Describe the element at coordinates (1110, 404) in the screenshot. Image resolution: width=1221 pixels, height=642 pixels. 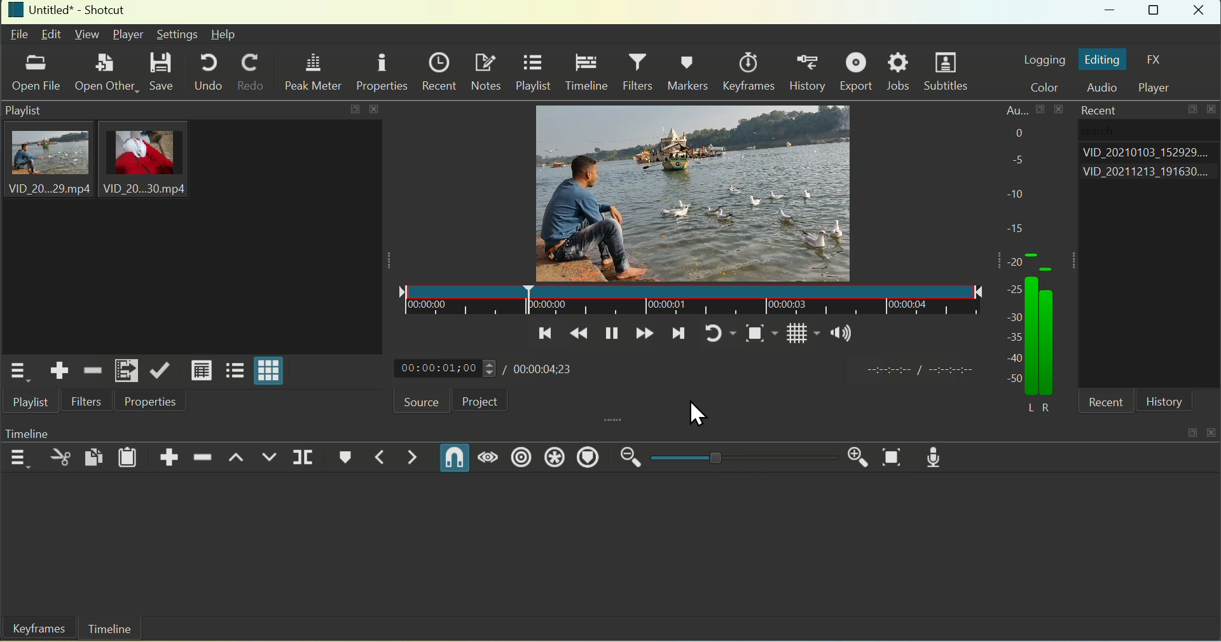
I see `Recent` at that location.